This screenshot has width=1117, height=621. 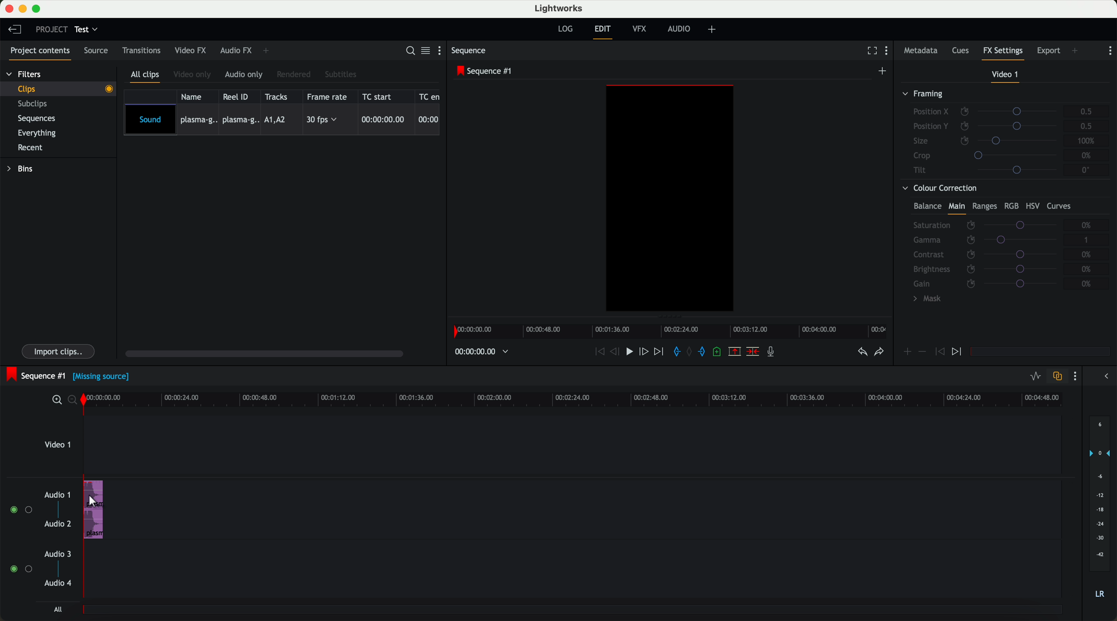 What do you see at coordinates (87, 27) in the screenshot?
I see `test tab` at bounding box center [87, 27].